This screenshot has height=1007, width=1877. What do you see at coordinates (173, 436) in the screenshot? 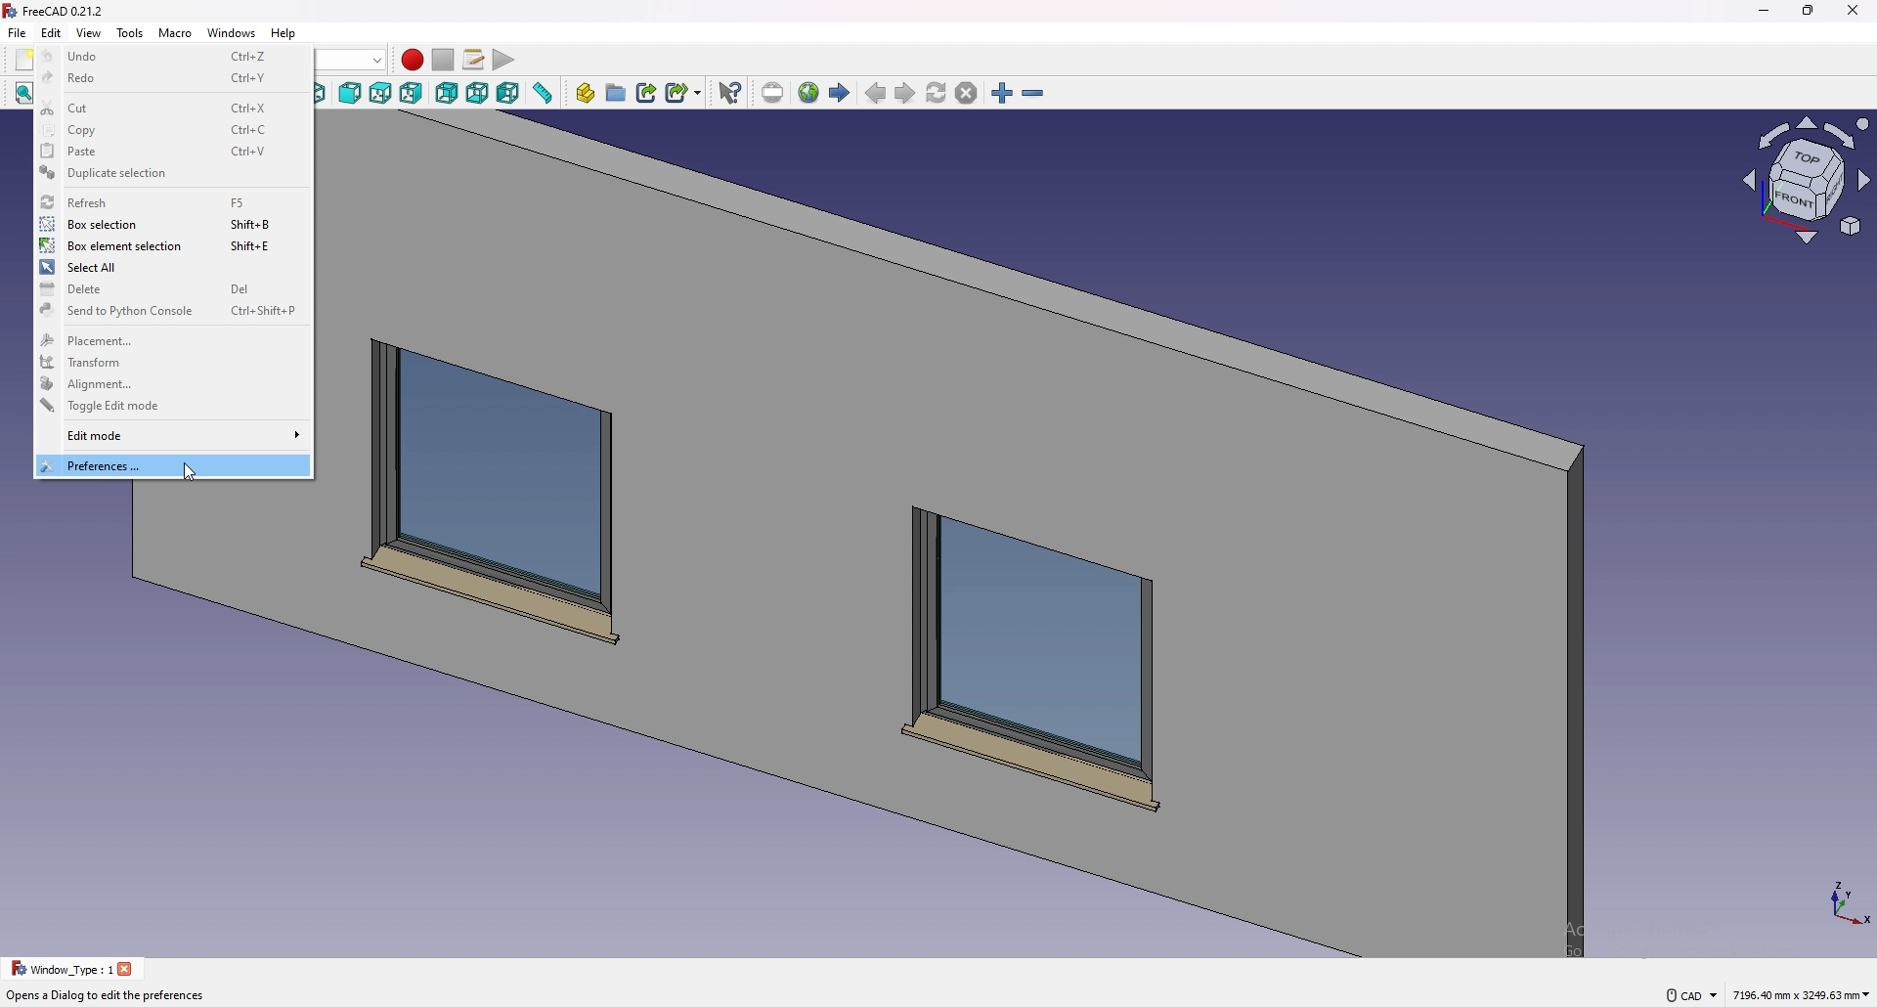
I see `edit mode` at bounding box center [173, 436].